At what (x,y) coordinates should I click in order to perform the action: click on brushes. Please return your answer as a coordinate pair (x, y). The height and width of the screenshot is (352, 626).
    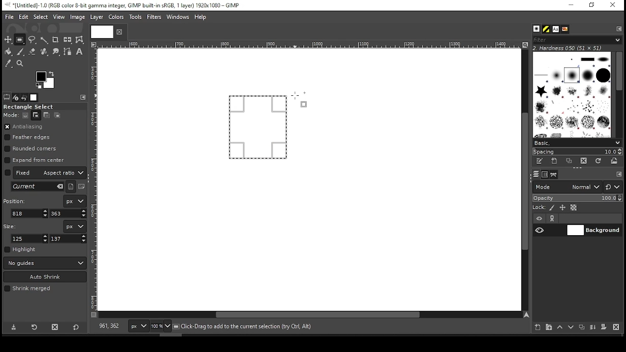
    Looking at the image, I should click on (572, 94).